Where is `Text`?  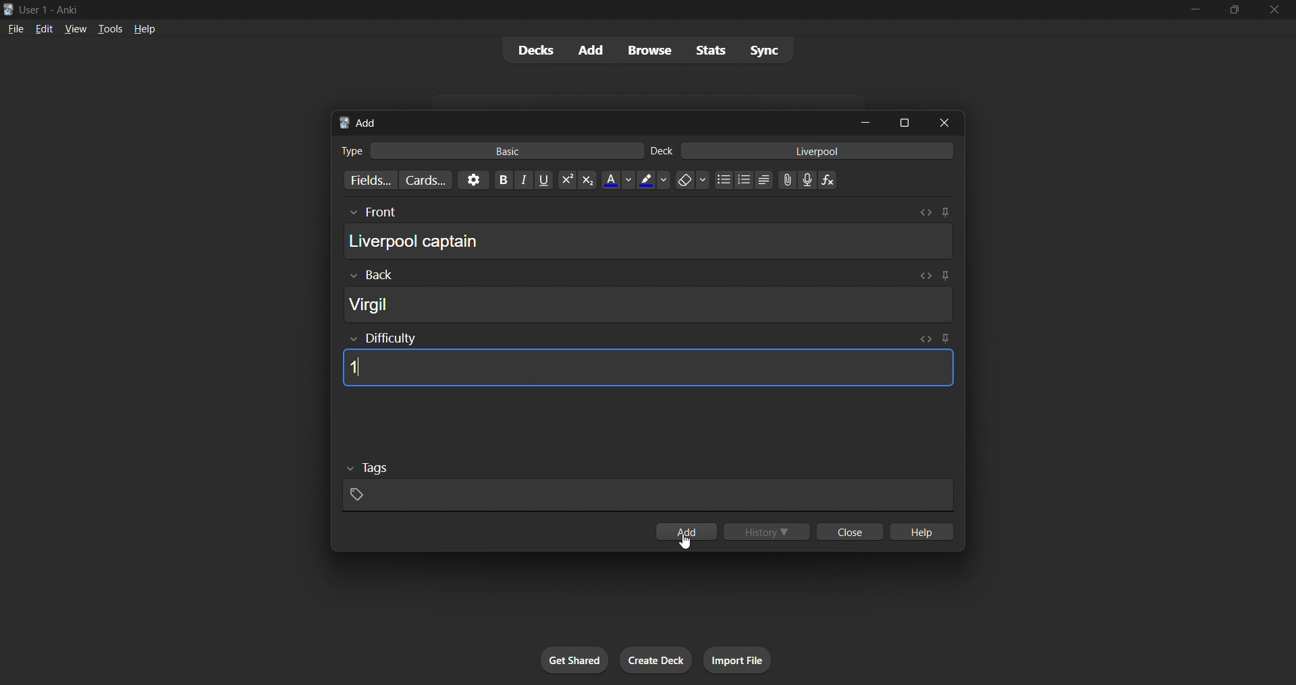 Text is located at coordinates (351, 151).